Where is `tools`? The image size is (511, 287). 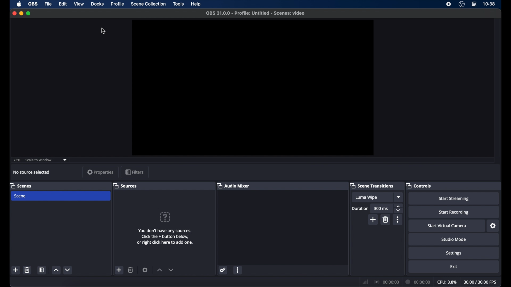 tools is located at coordinates (179, 4).